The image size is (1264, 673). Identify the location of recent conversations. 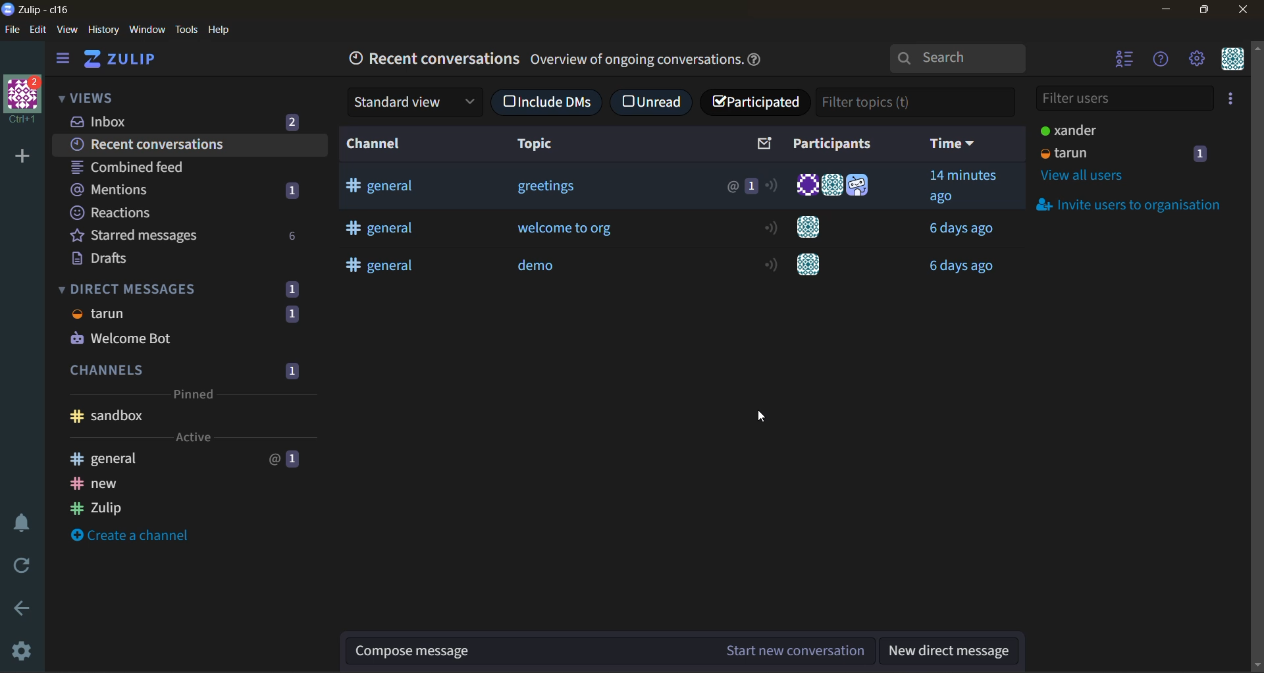
(431, 61).